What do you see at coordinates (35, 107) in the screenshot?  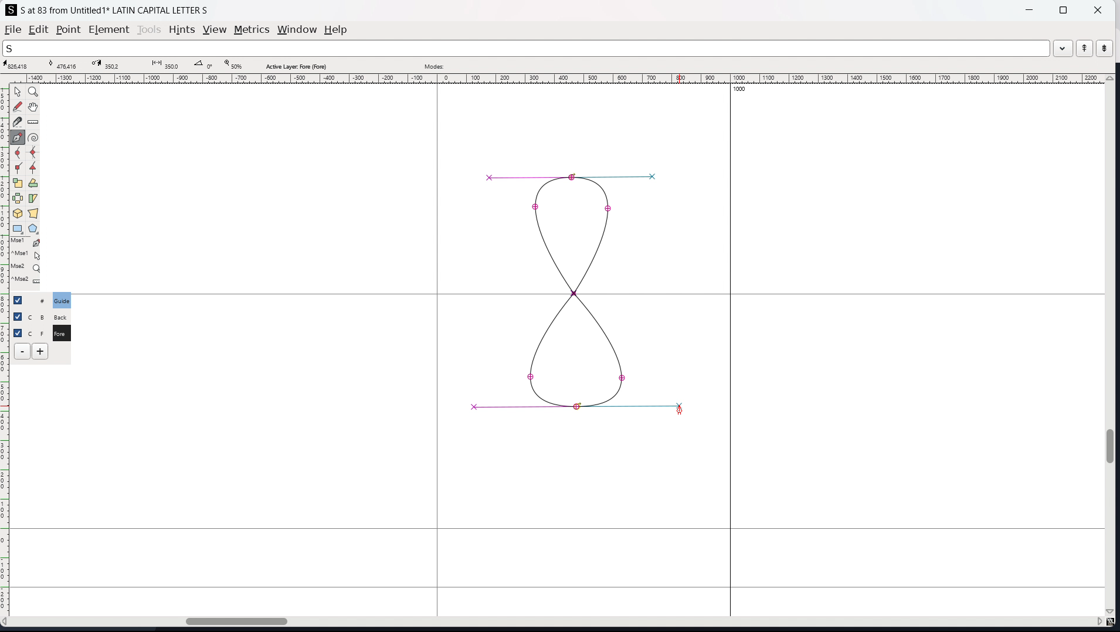 I see `scroll by hand` at bounding box center [35, 107].